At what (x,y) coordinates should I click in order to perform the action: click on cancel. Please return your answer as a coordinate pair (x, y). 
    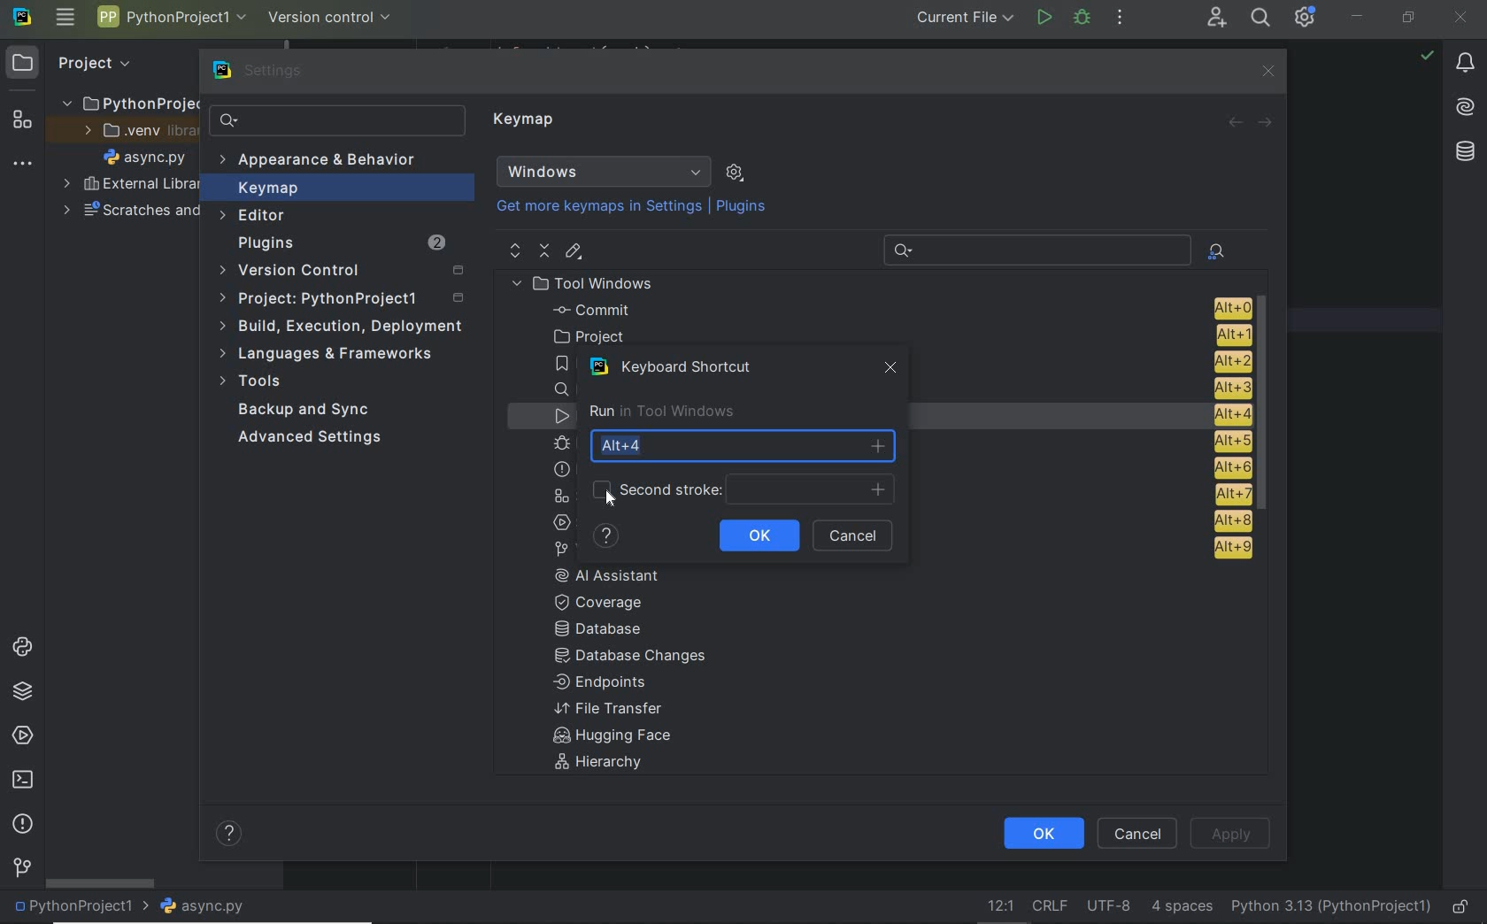
    Looking at the image, I should click on (856, 536).